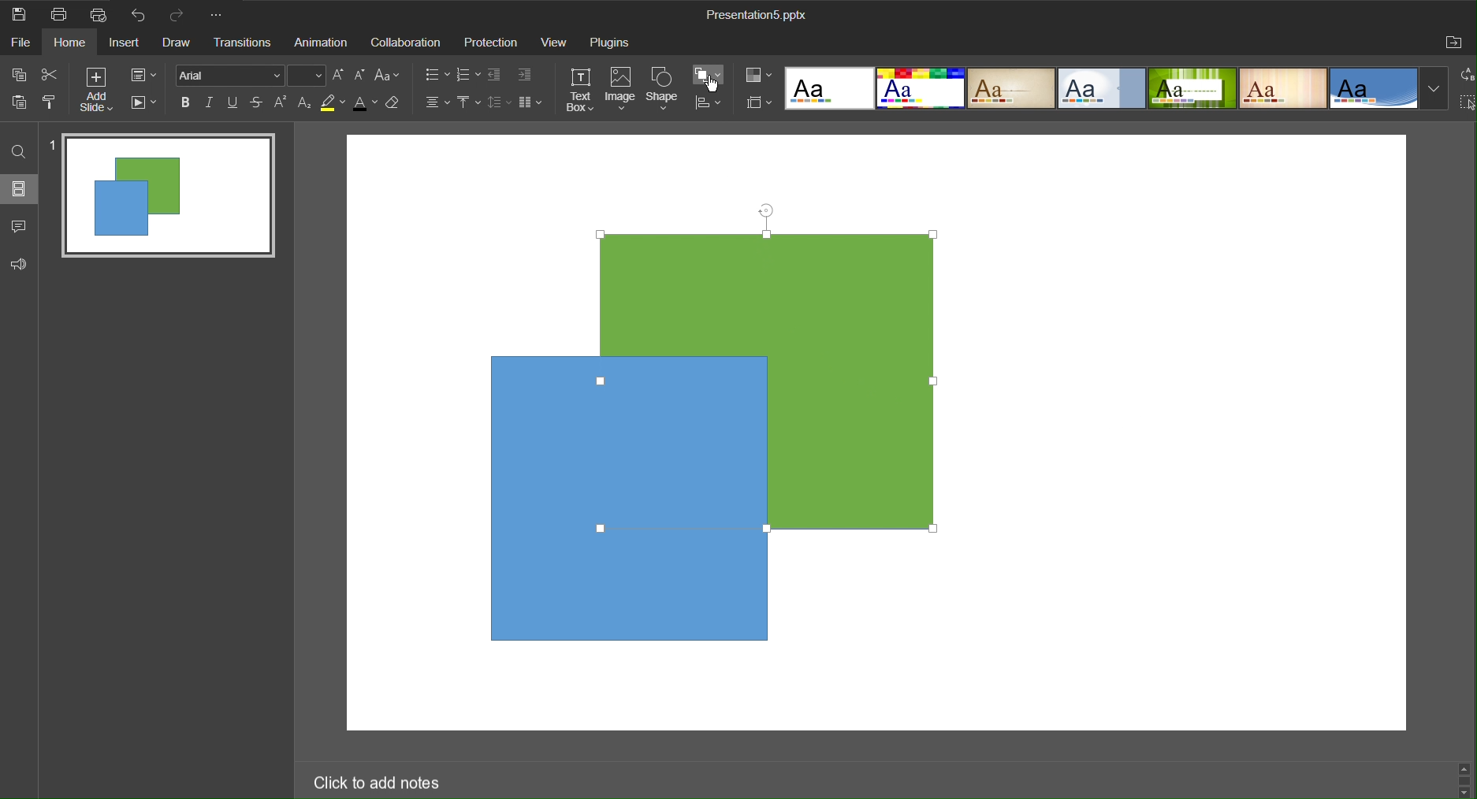 This screenshot has width=1477, height=799. What do you see at coordinates (467, 73) in the screenshot?
I see `numbered list` at bounding box center [467, 73].